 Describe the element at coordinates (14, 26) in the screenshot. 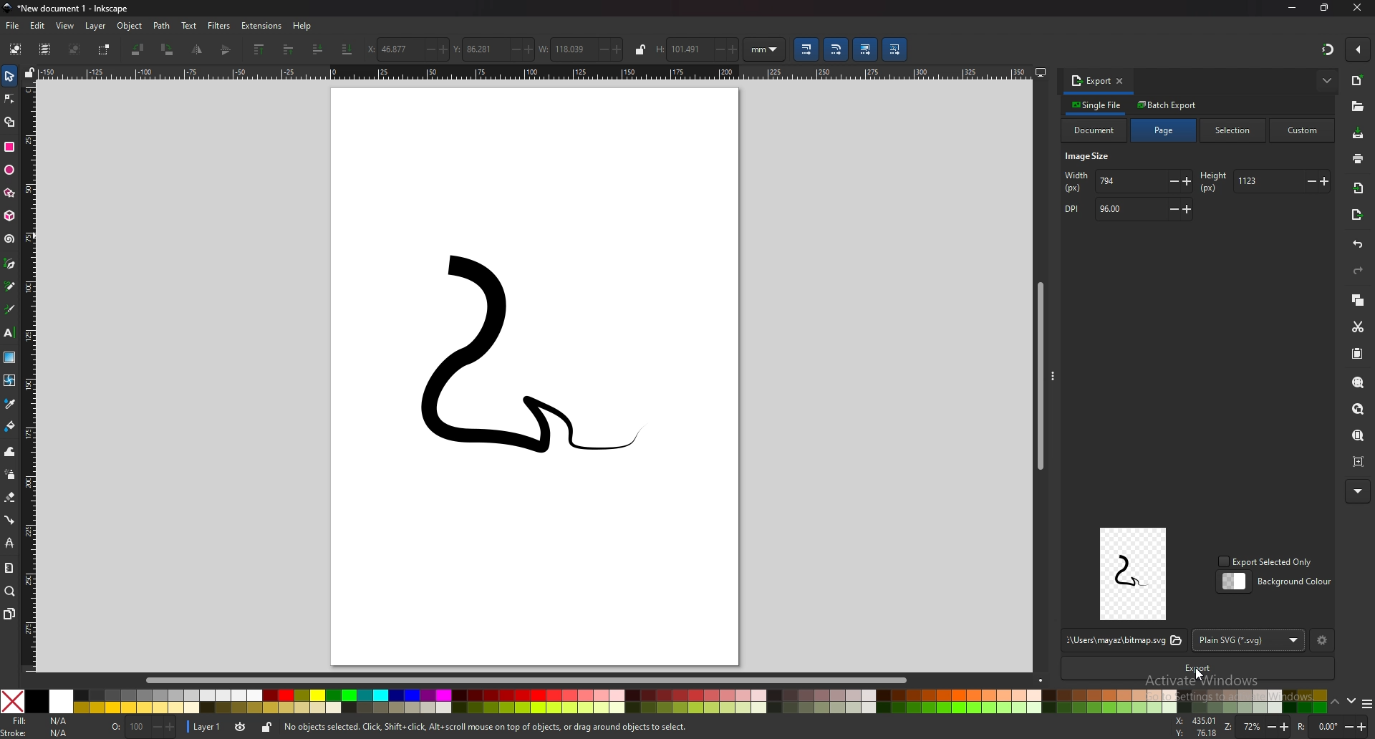

I see `file` at that location.